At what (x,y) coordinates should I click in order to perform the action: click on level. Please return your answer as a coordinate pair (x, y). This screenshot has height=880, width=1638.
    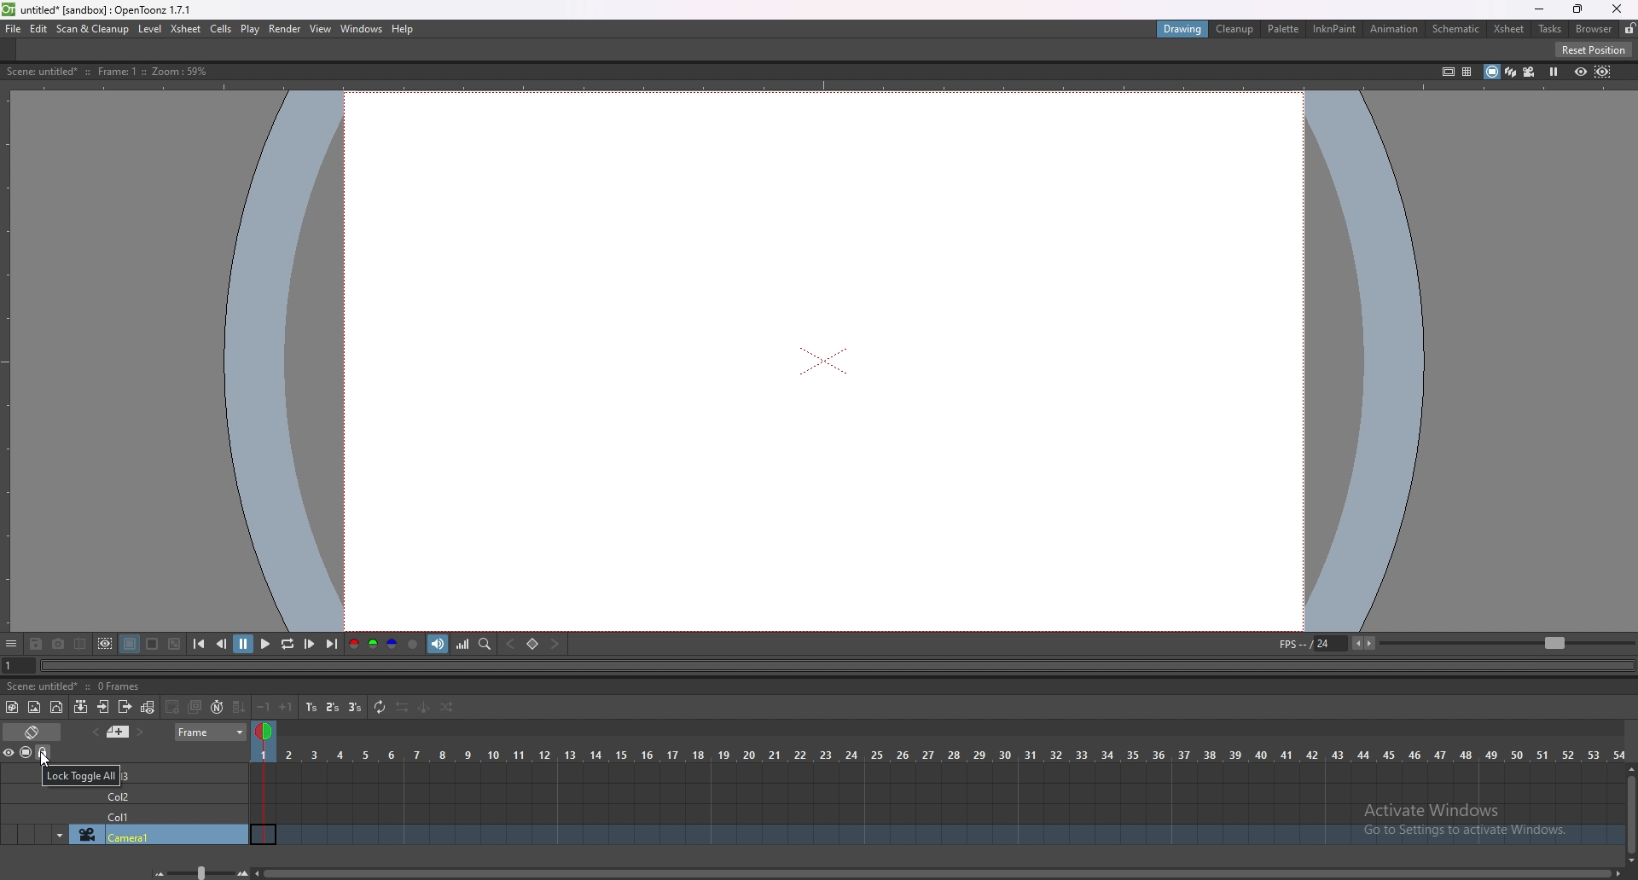
    Looking at the image, I should click on (151, 29).